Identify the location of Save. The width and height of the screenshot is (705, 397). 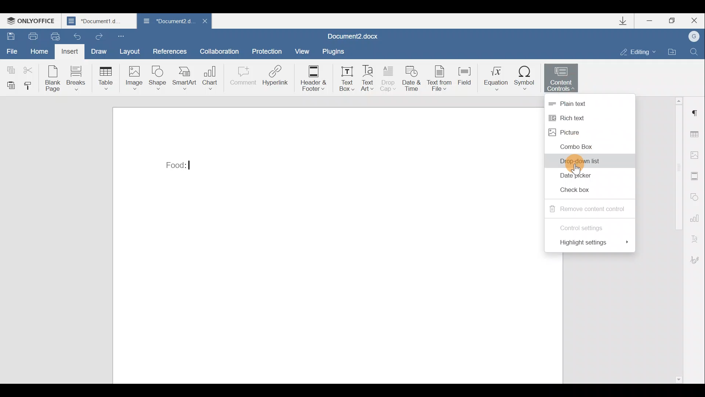
(8, 35).